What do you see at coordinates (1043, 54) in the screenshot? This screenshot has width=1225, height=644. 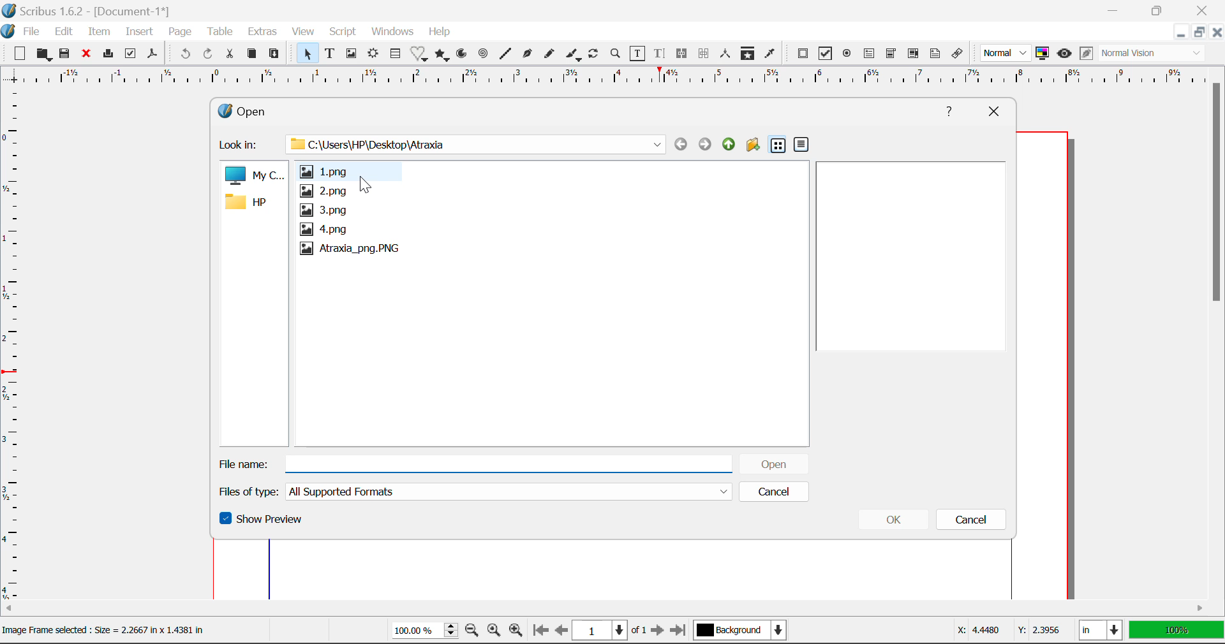 I see `Toggle color management system` at bounding box center [1043, 54].